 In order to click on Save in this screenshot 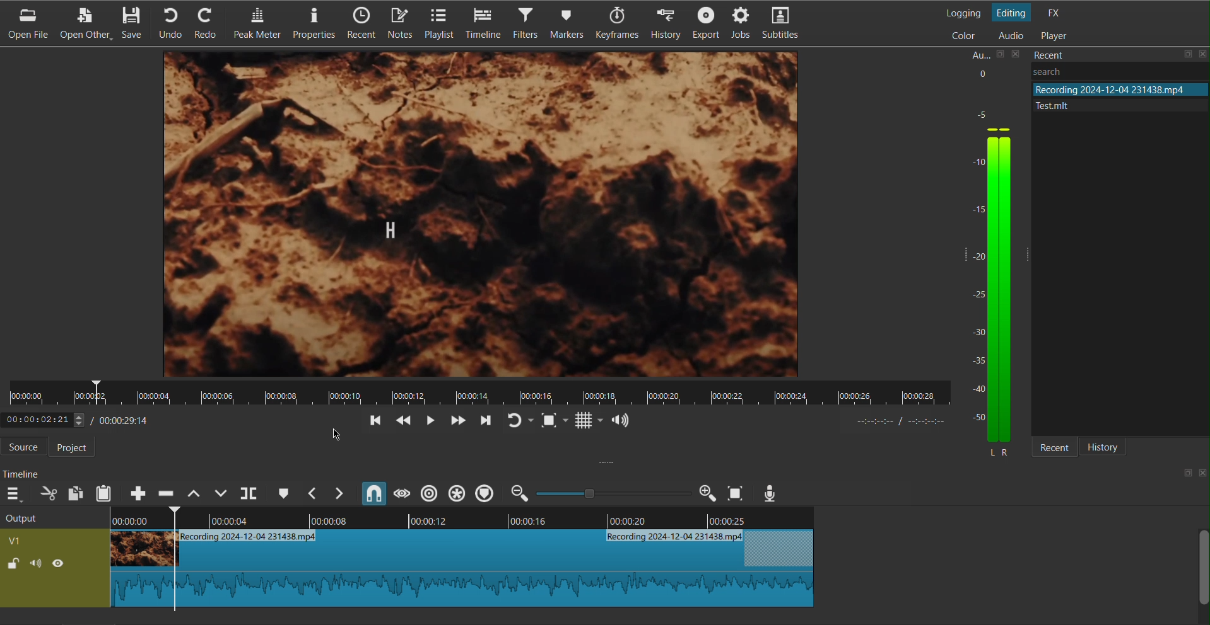, I will do `click(135, 23)`.